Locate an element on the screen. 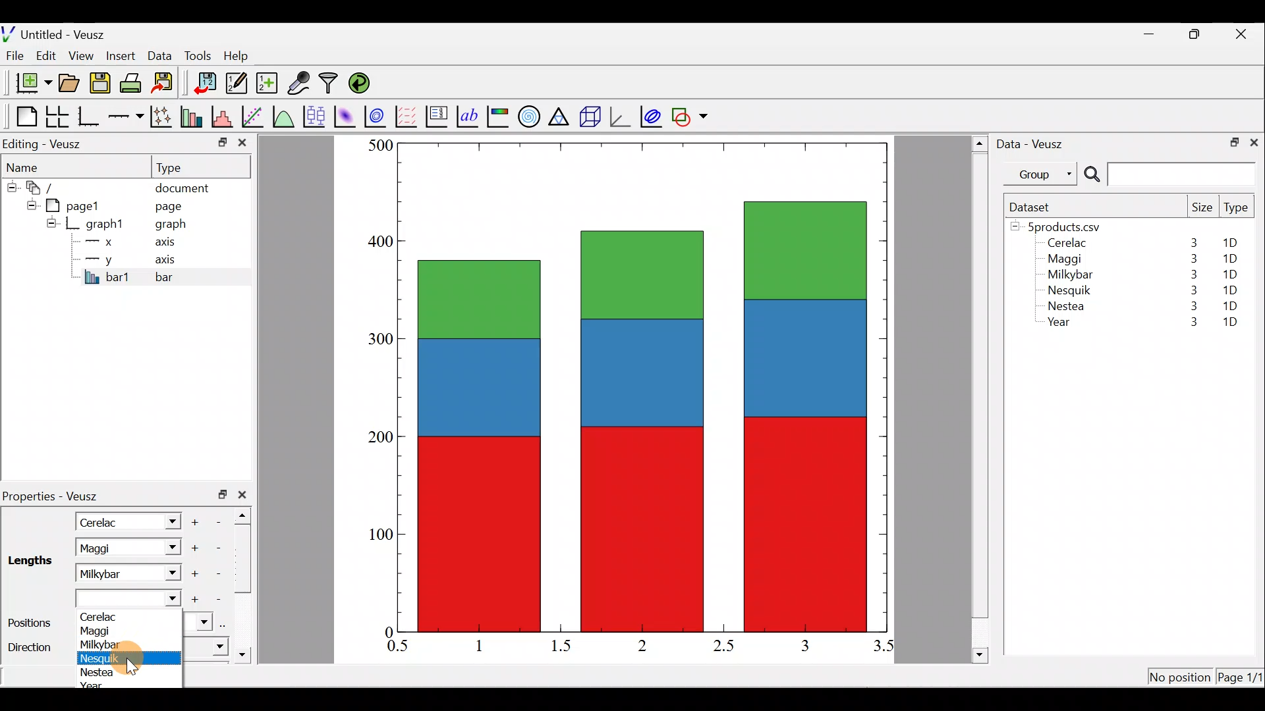 This screenshot has height=711, width=1265. Polar graph is located at coordinates (526, 115).